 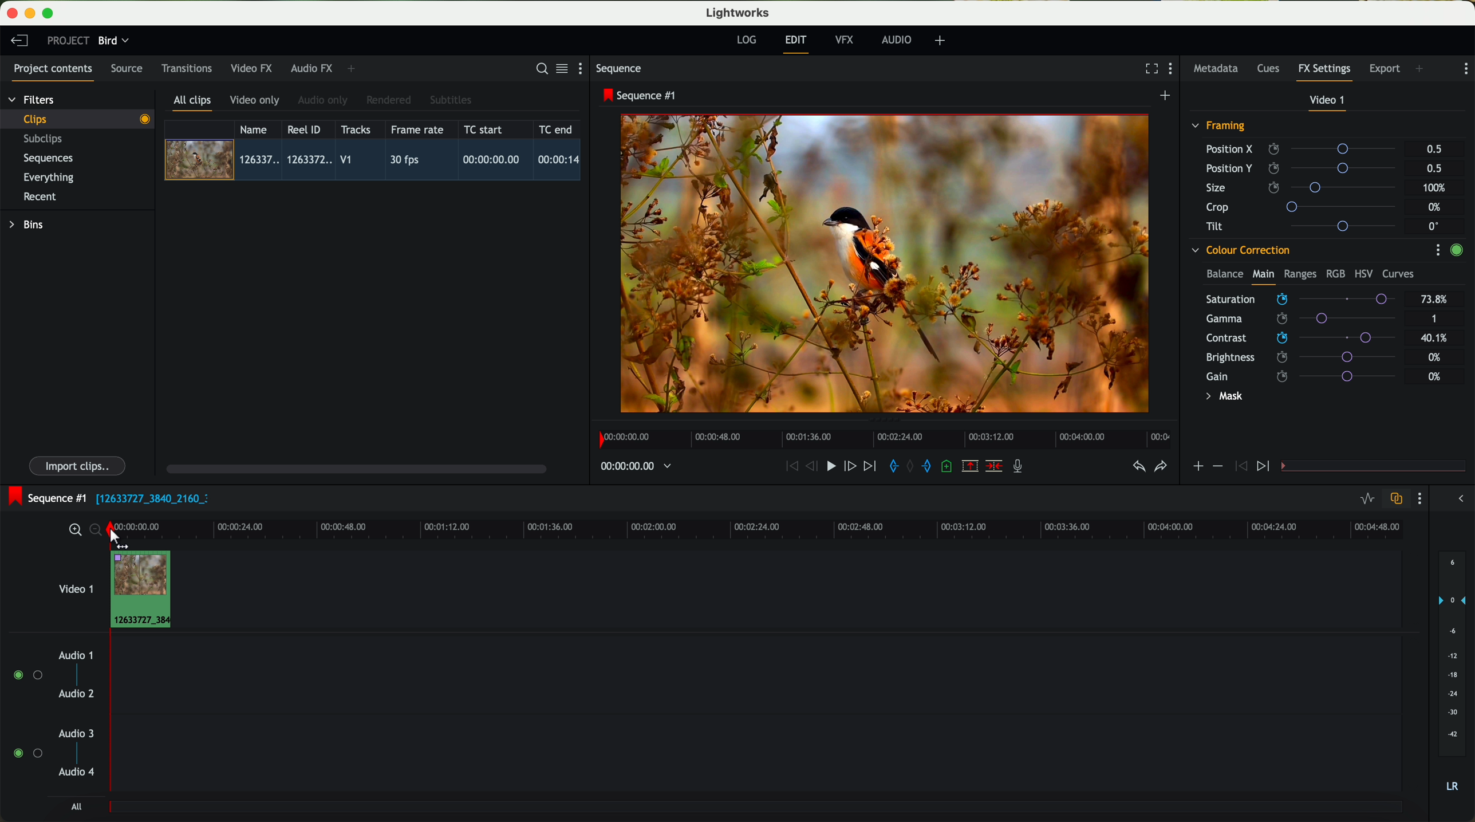 I want to click on nudge one frame foward, so click(x=851, y=467).